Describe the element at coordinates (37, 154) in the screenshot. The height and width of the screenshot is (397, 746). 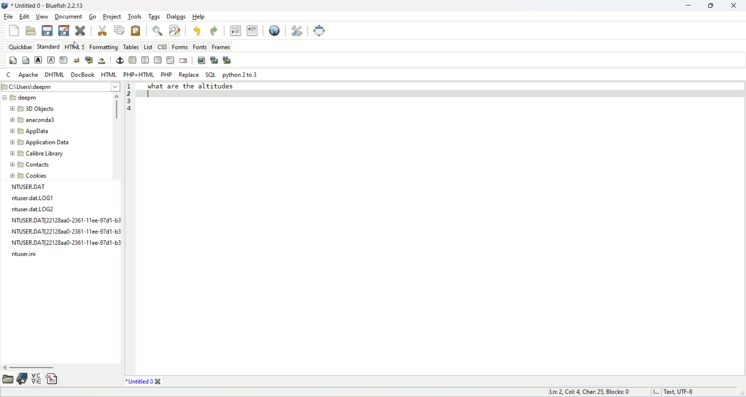
I see `calibre` at that location.